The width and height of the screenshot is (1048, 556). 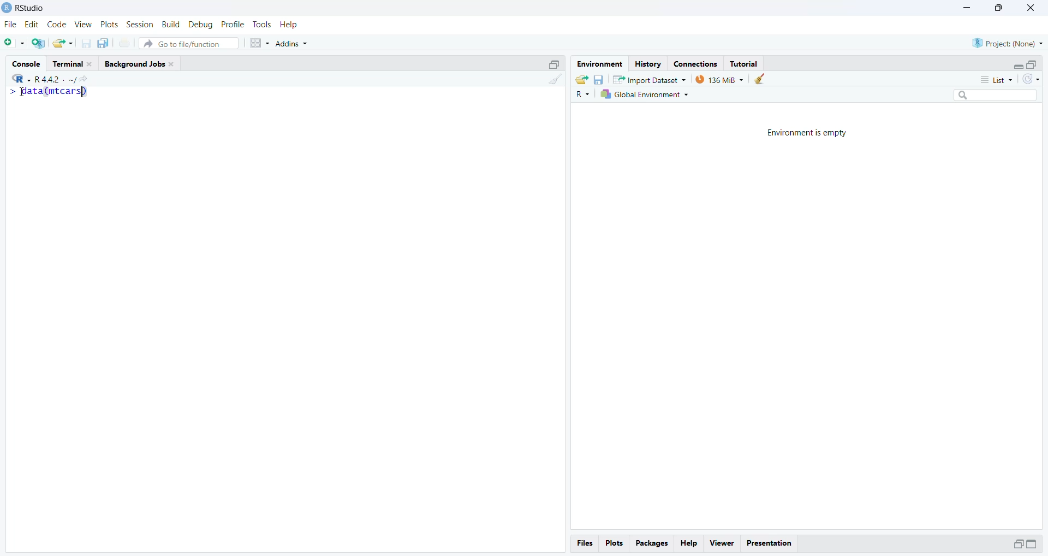 What do you see at coordinates (18, 78) in the screenshot?
I see `R` at bounding box center [18, 78].